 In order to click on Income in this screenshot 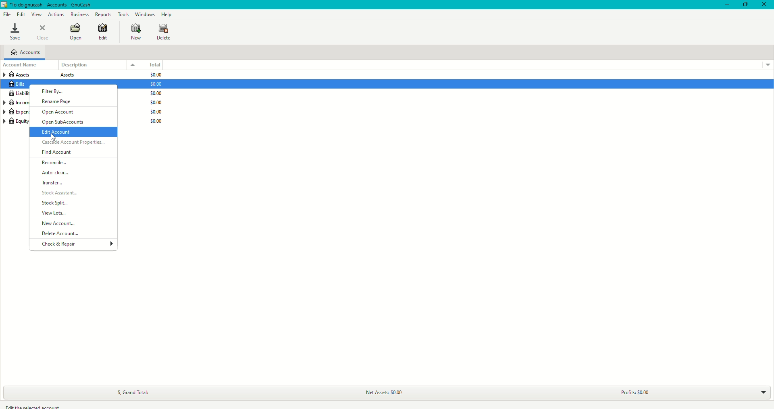, I will do `click(18, 103)`.